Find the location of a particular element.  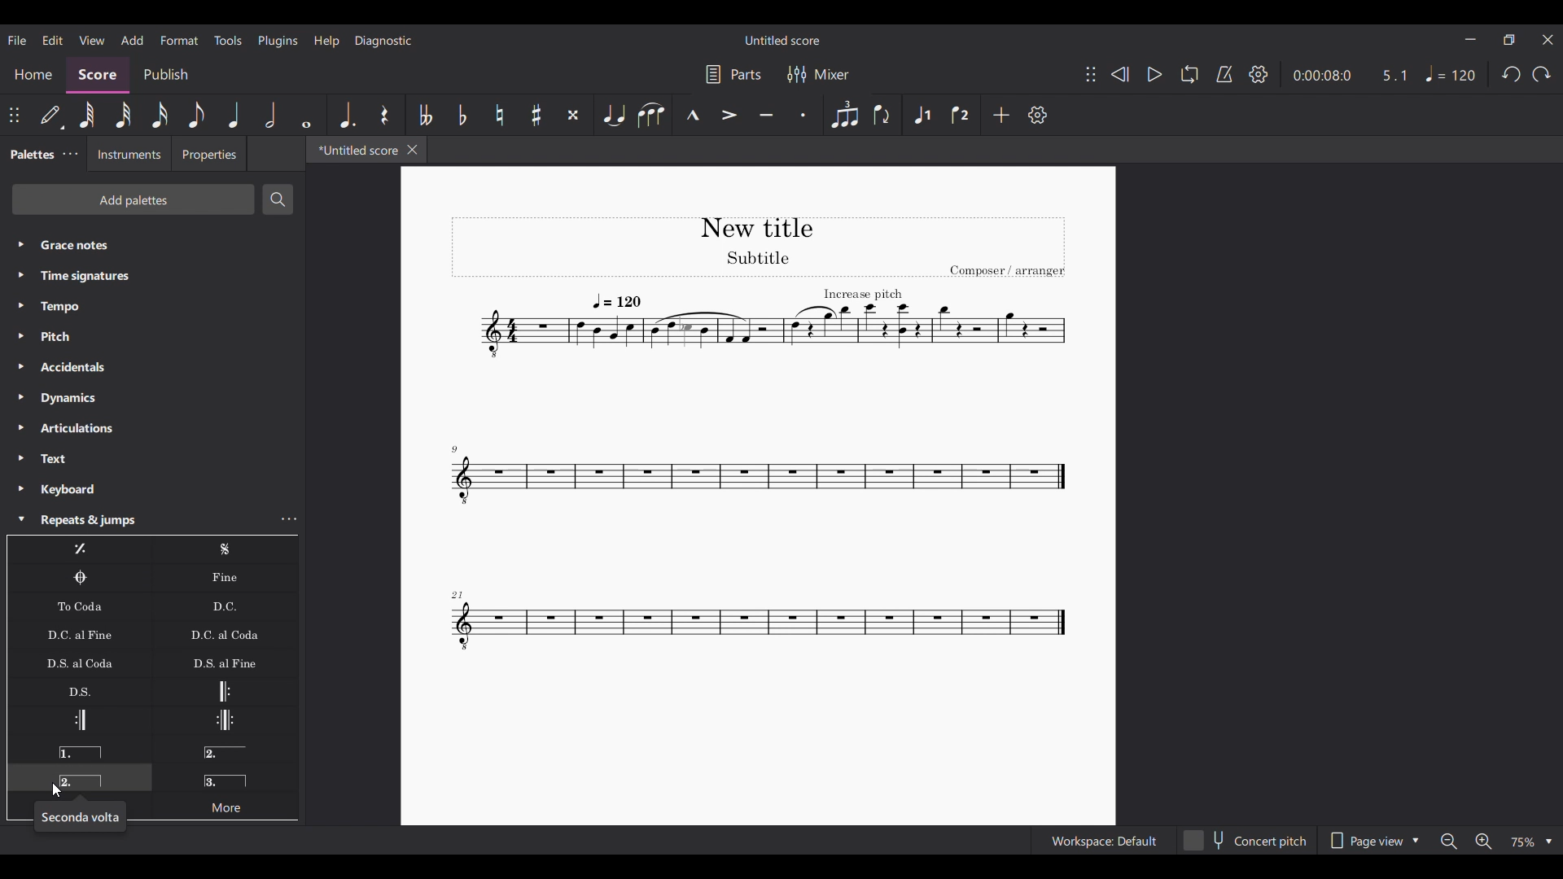

Redo is located at coordinates (1541, 74).